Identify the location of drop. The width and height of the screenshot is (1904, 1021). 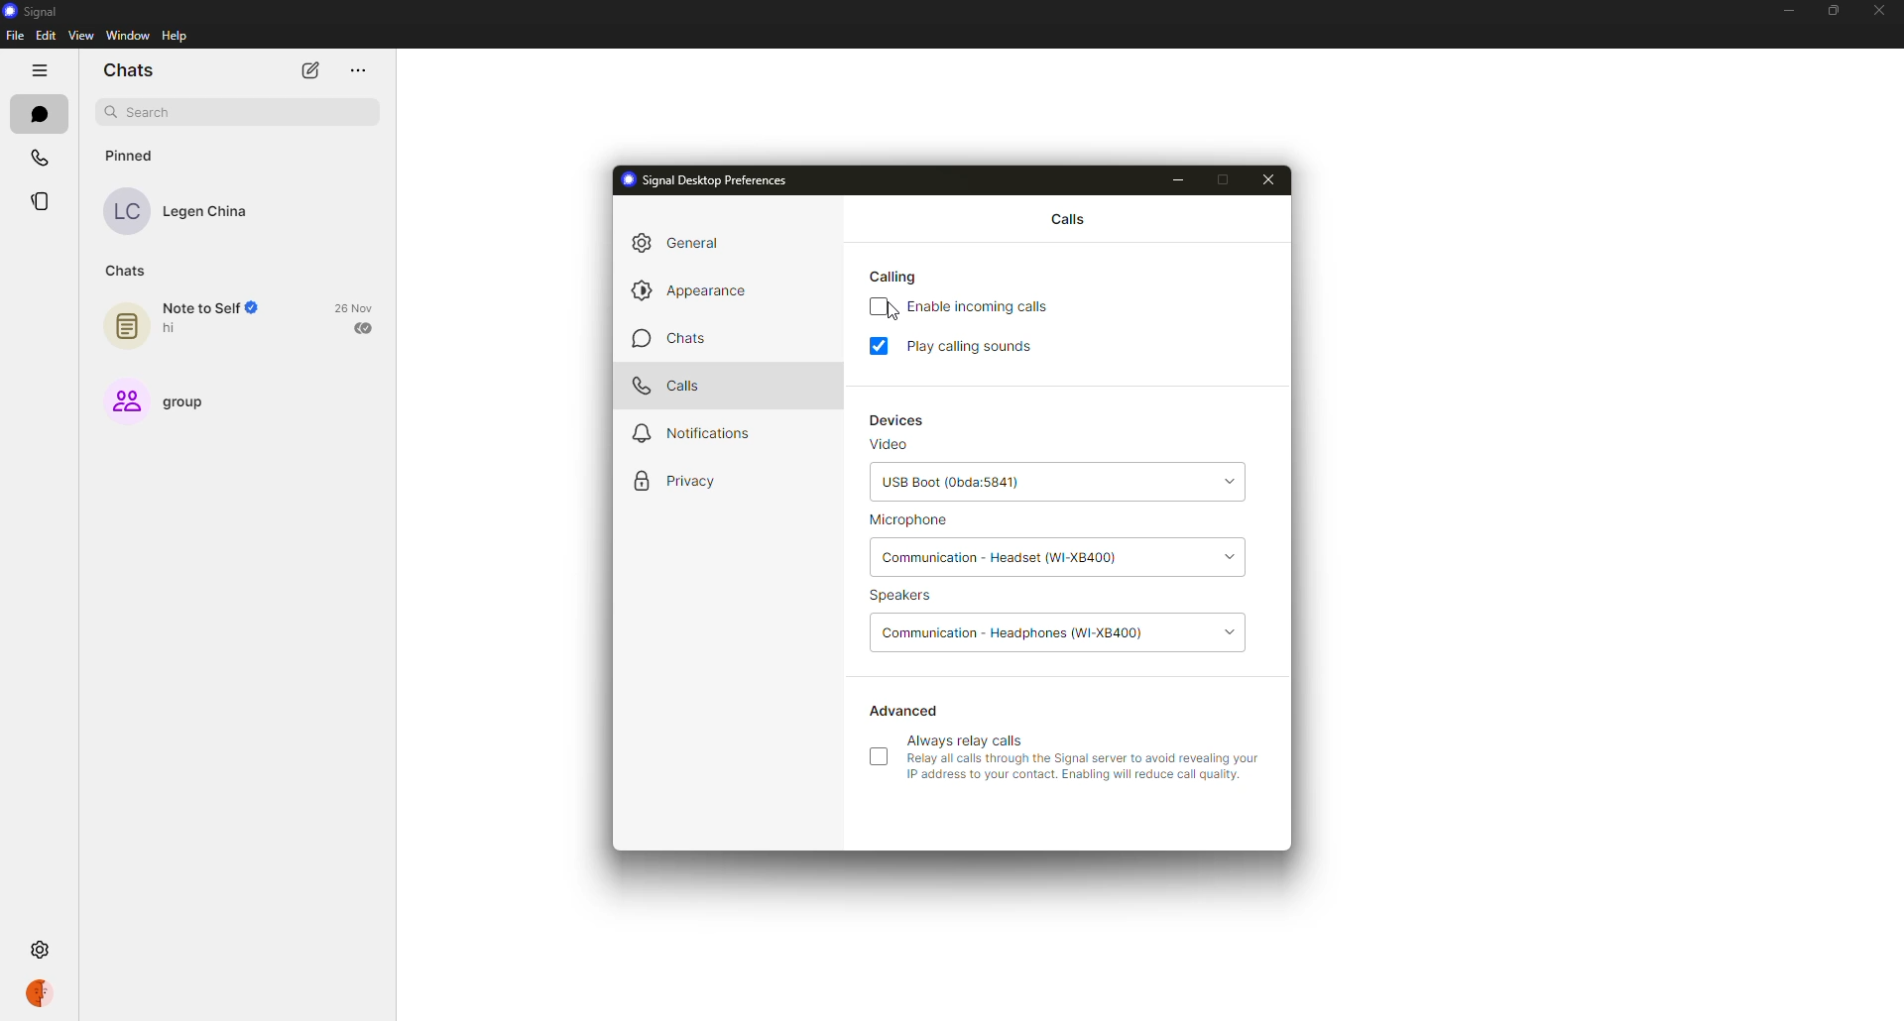
(1234, 556).